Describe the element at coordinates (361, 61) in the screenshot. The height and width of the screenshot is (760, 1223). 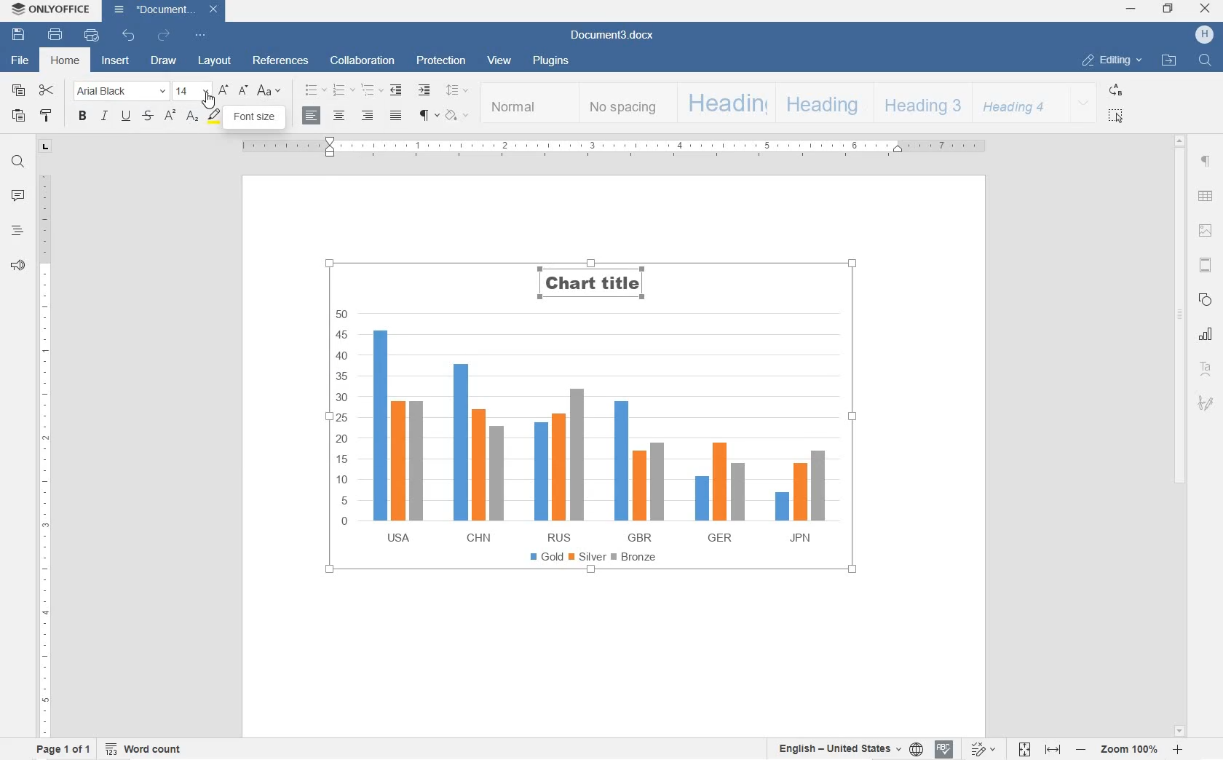
I see `COLLABORATION` at that location.